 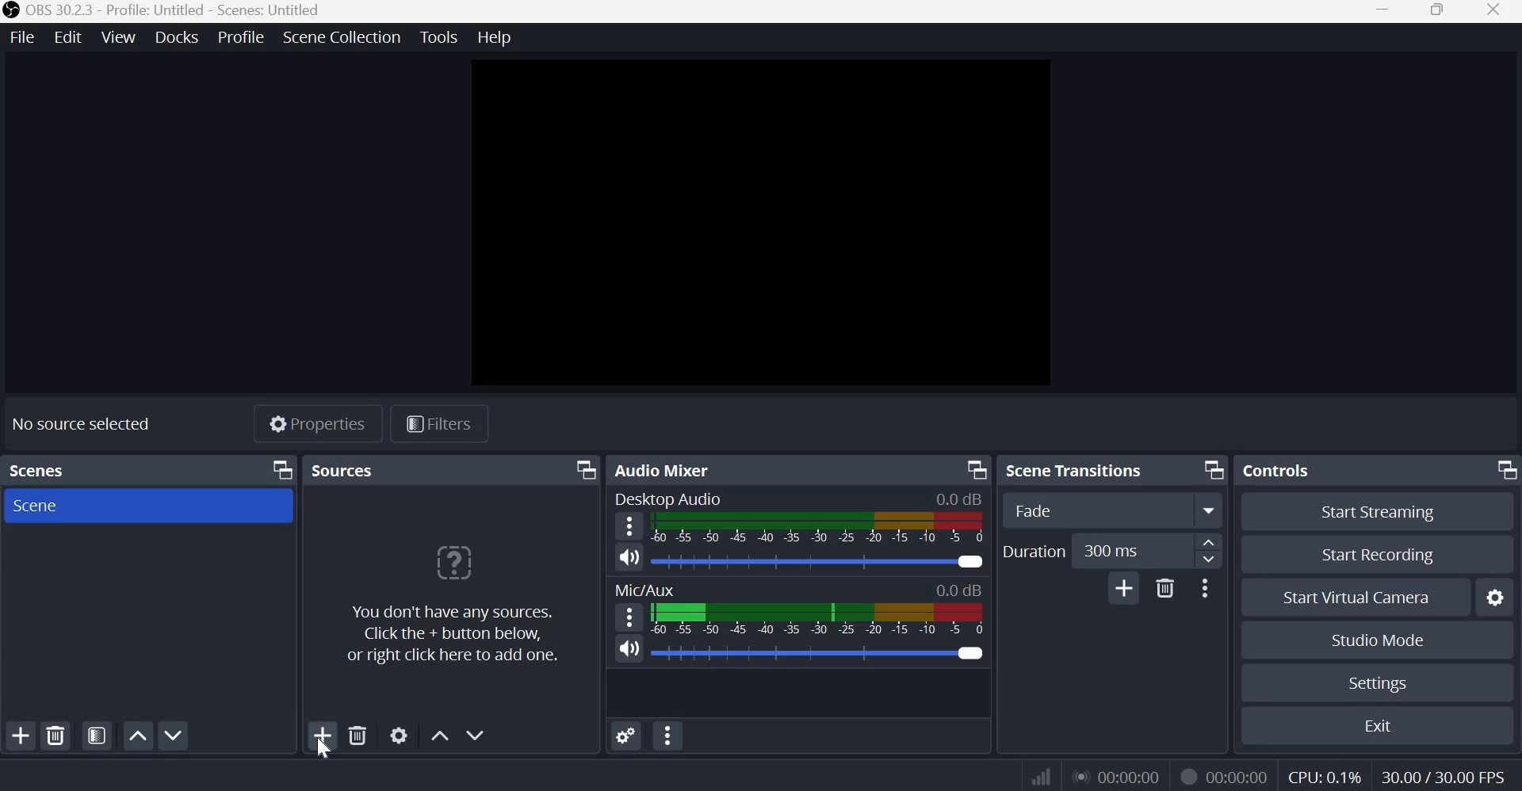 I want to click on 0.0 dB, so click(x=819, y=653).